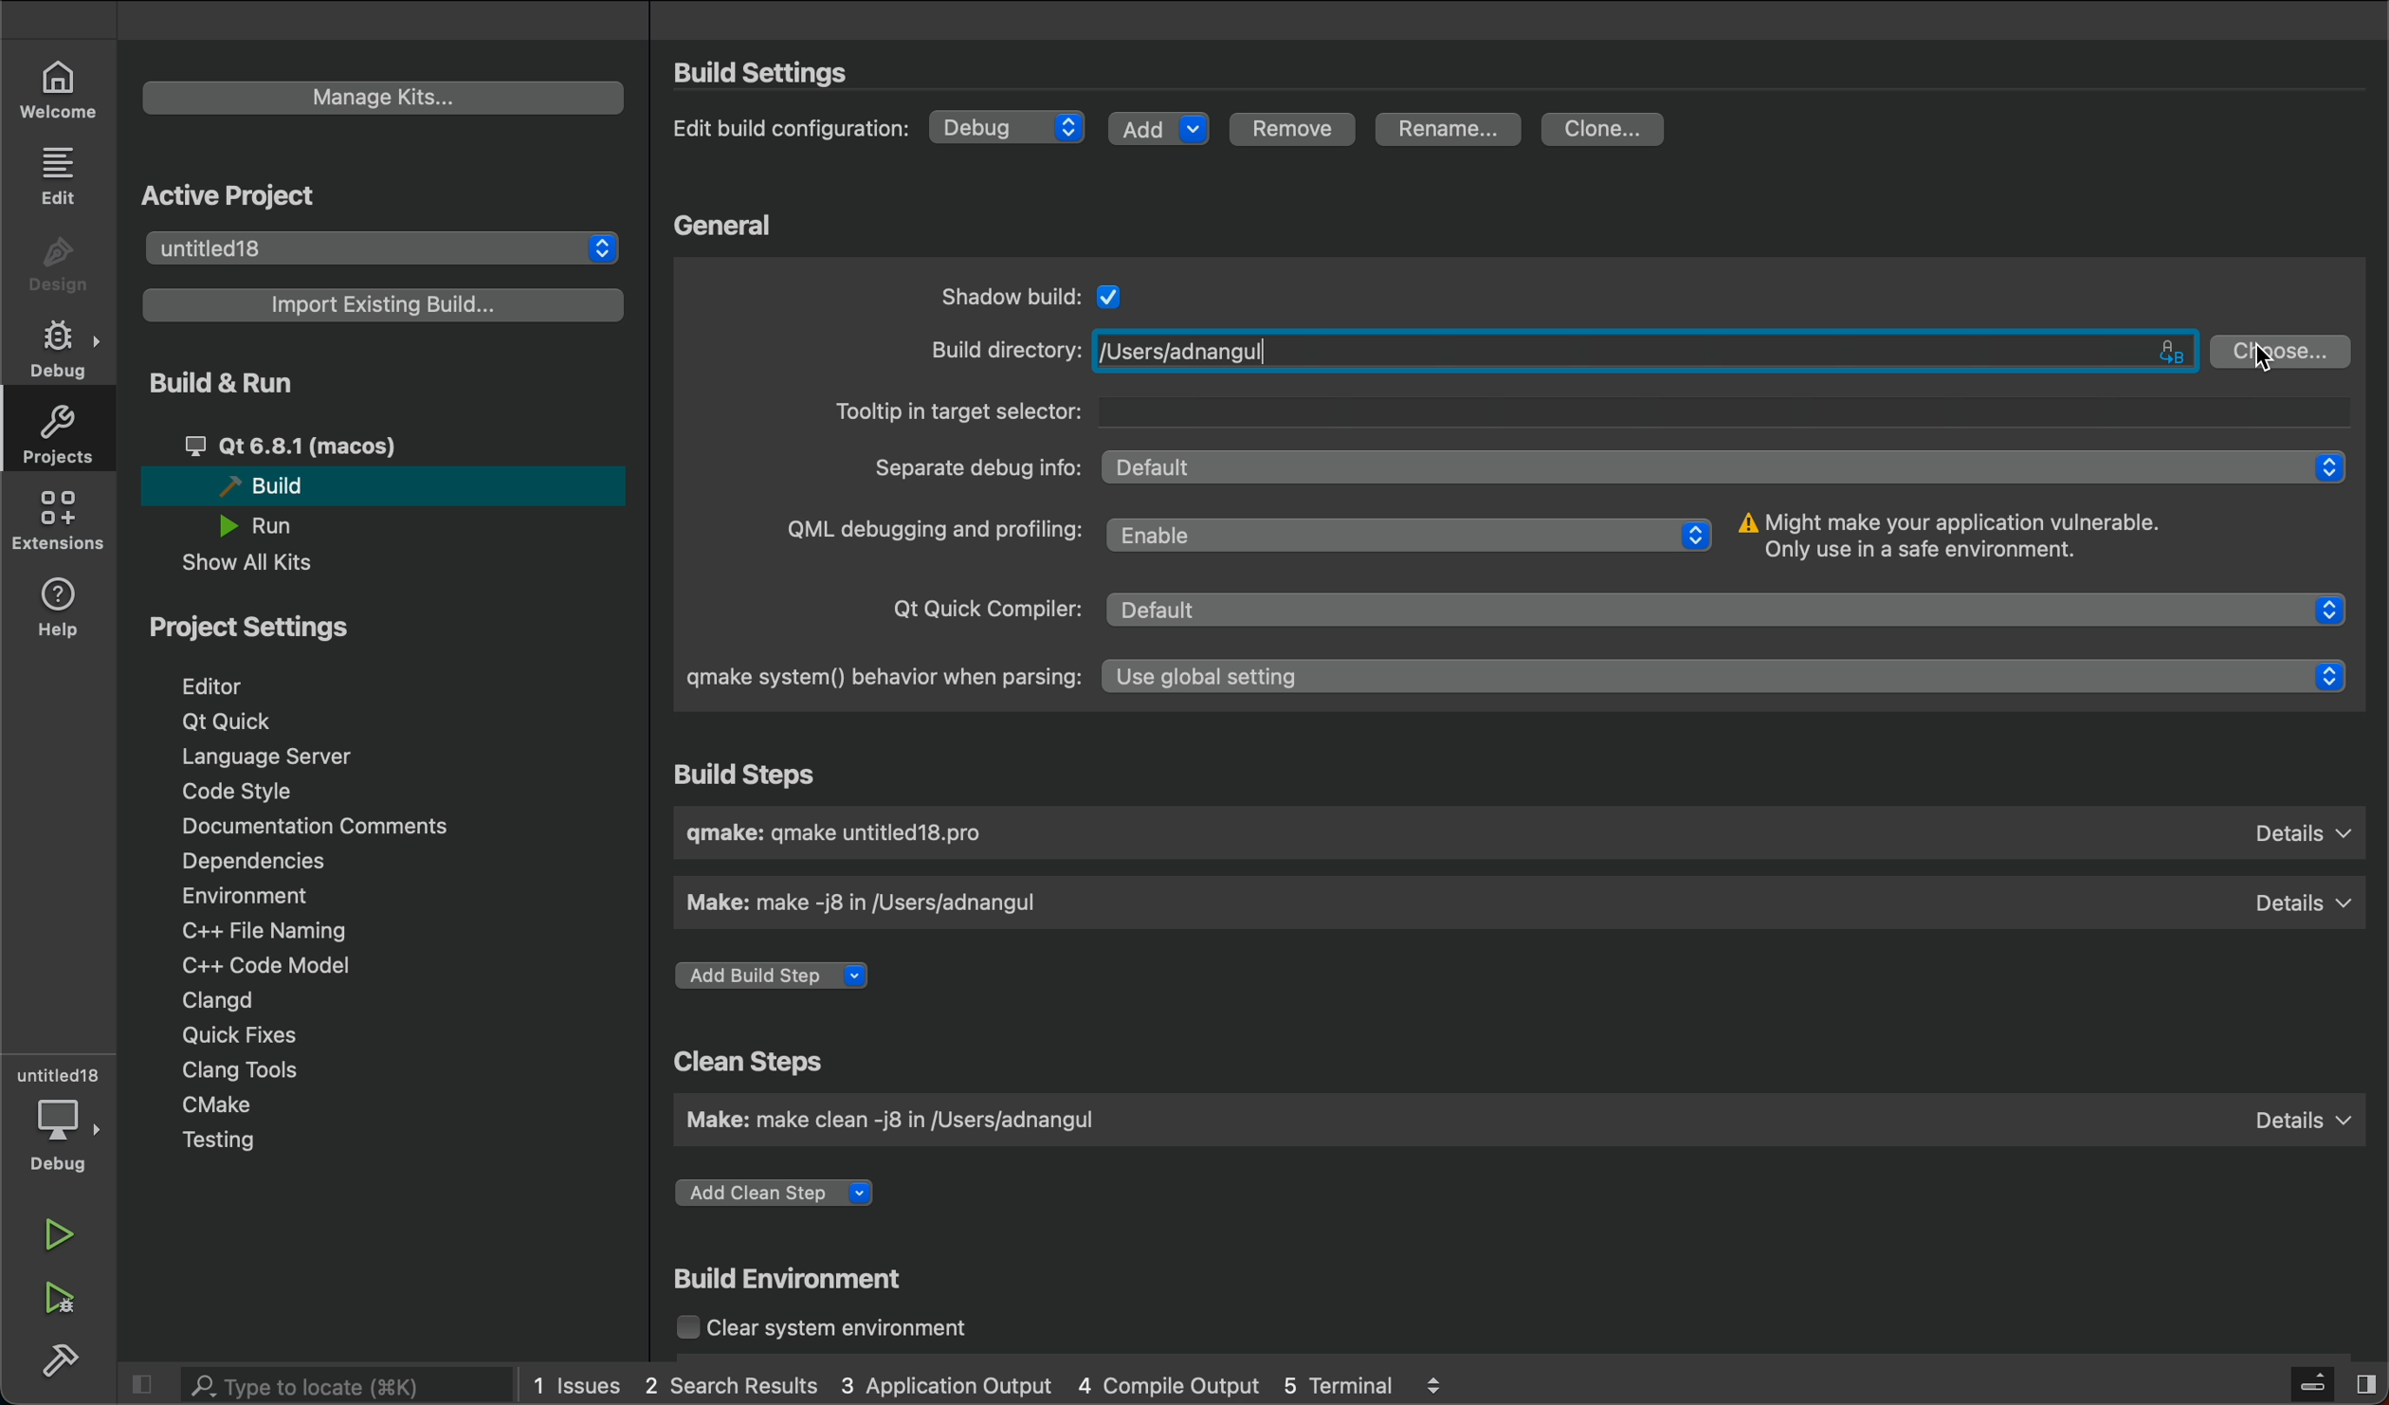 This screenshot has height=1405, width=2389. Describe the element at coordinates (2304, 834) in the screenshot. I see `Details` at that location.